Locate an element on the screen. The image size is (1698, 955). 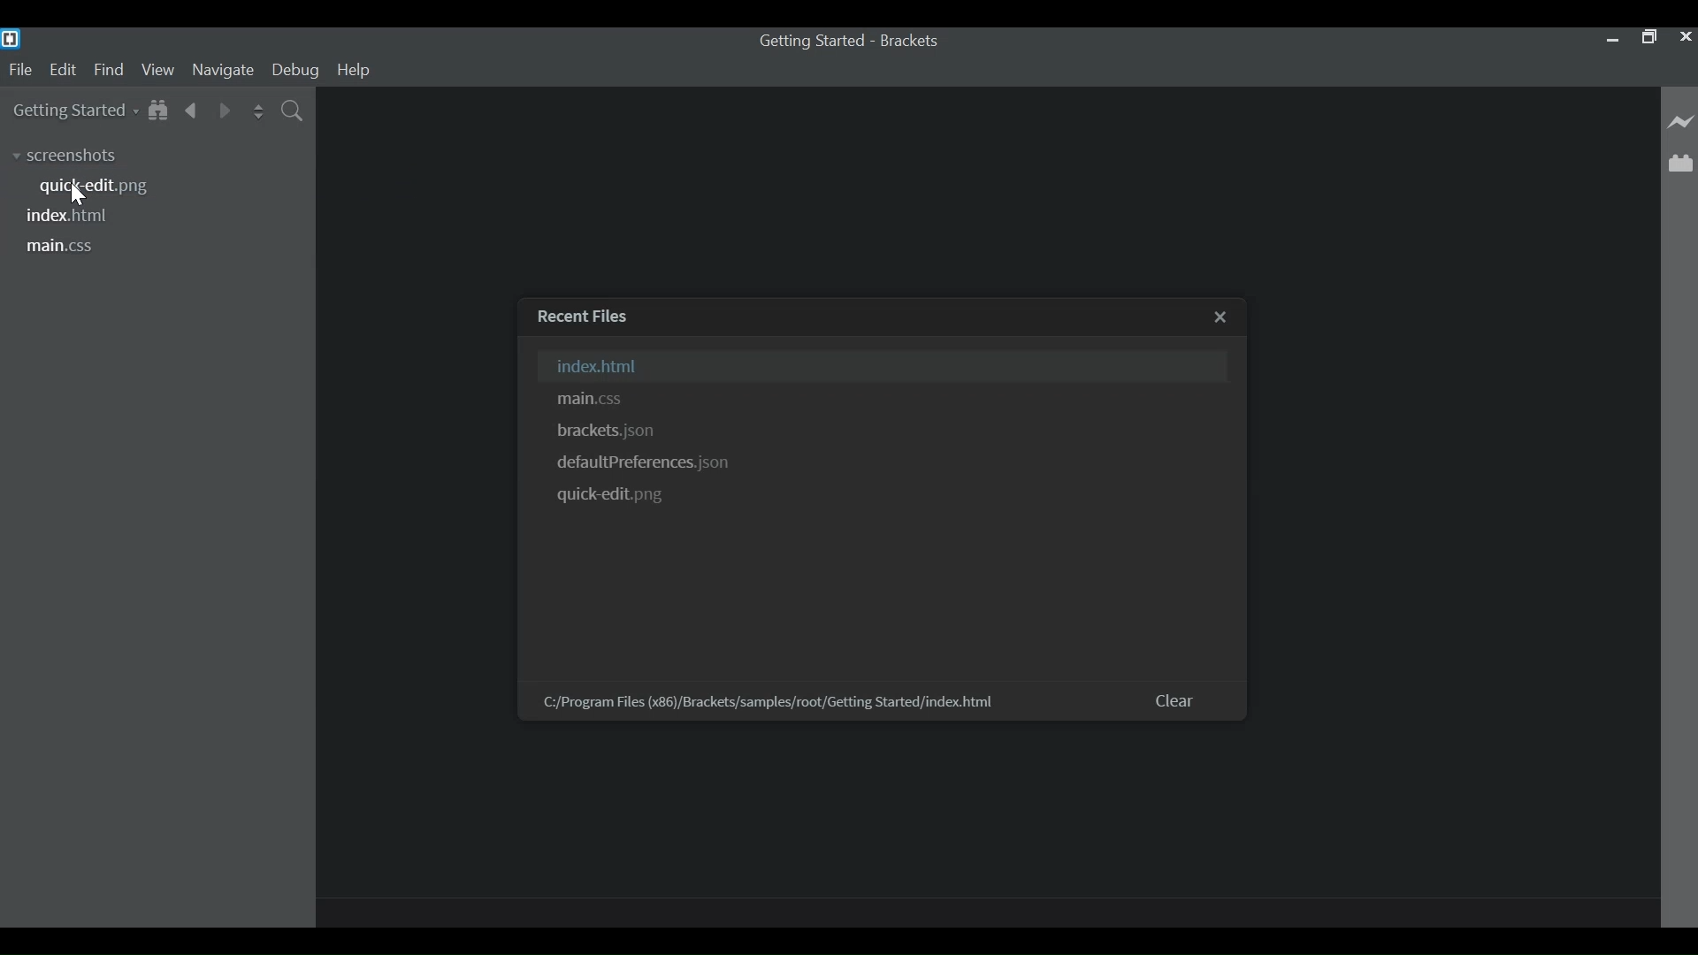
Brackets is located at coordinates (914, 41).